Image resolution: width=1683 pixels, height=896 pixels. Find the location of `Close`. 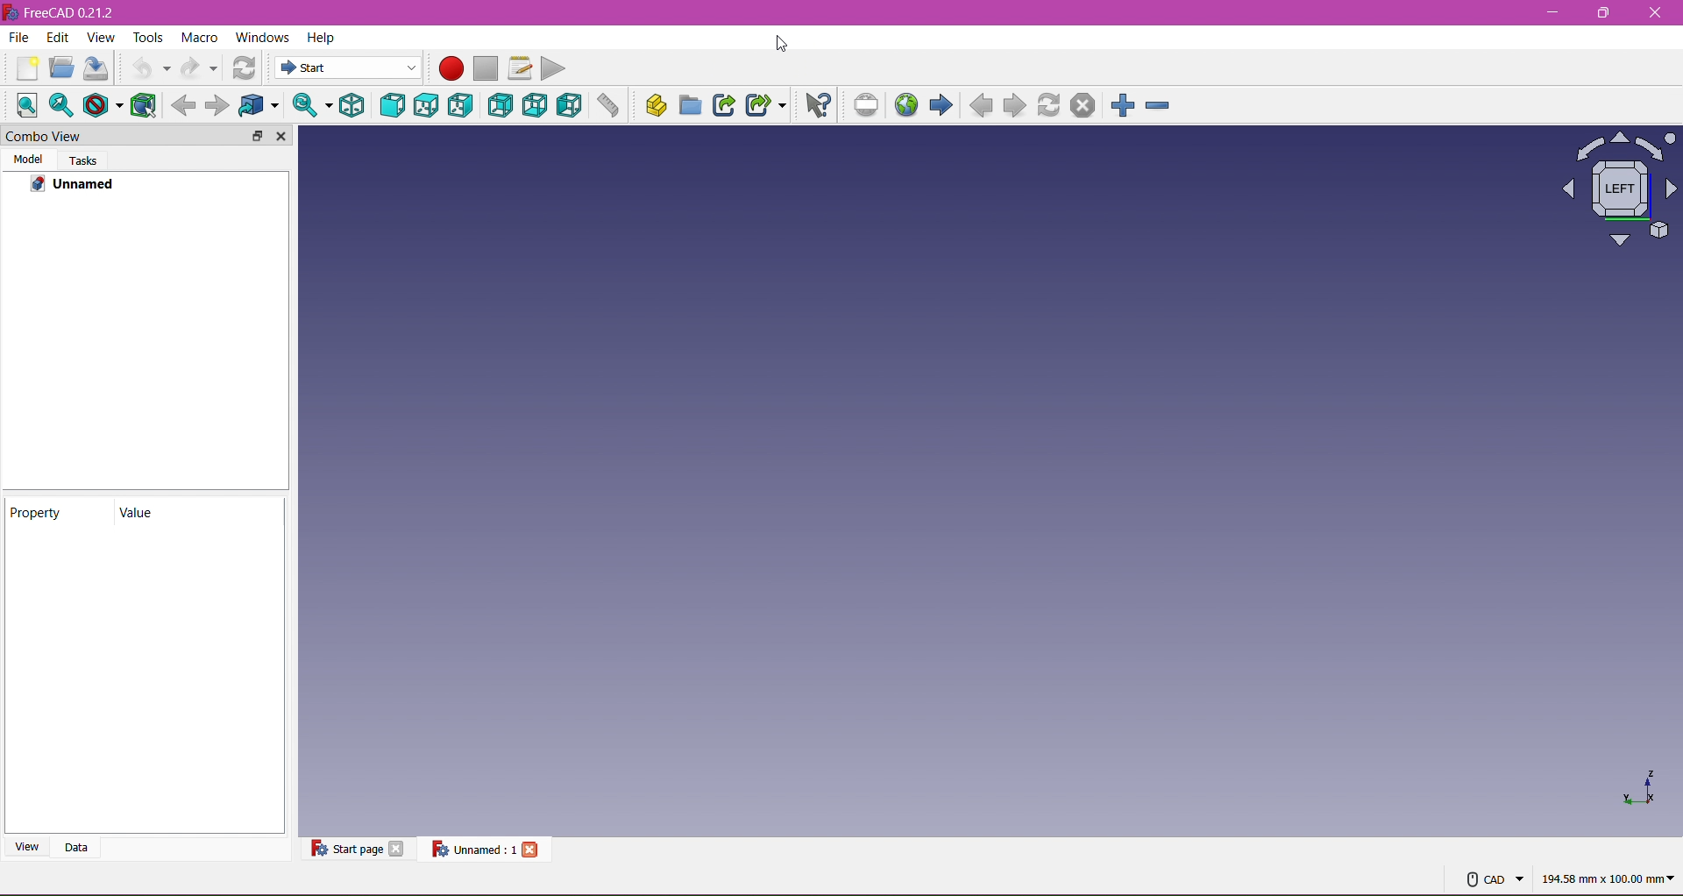

Close is located at coordinates (1655, 11).